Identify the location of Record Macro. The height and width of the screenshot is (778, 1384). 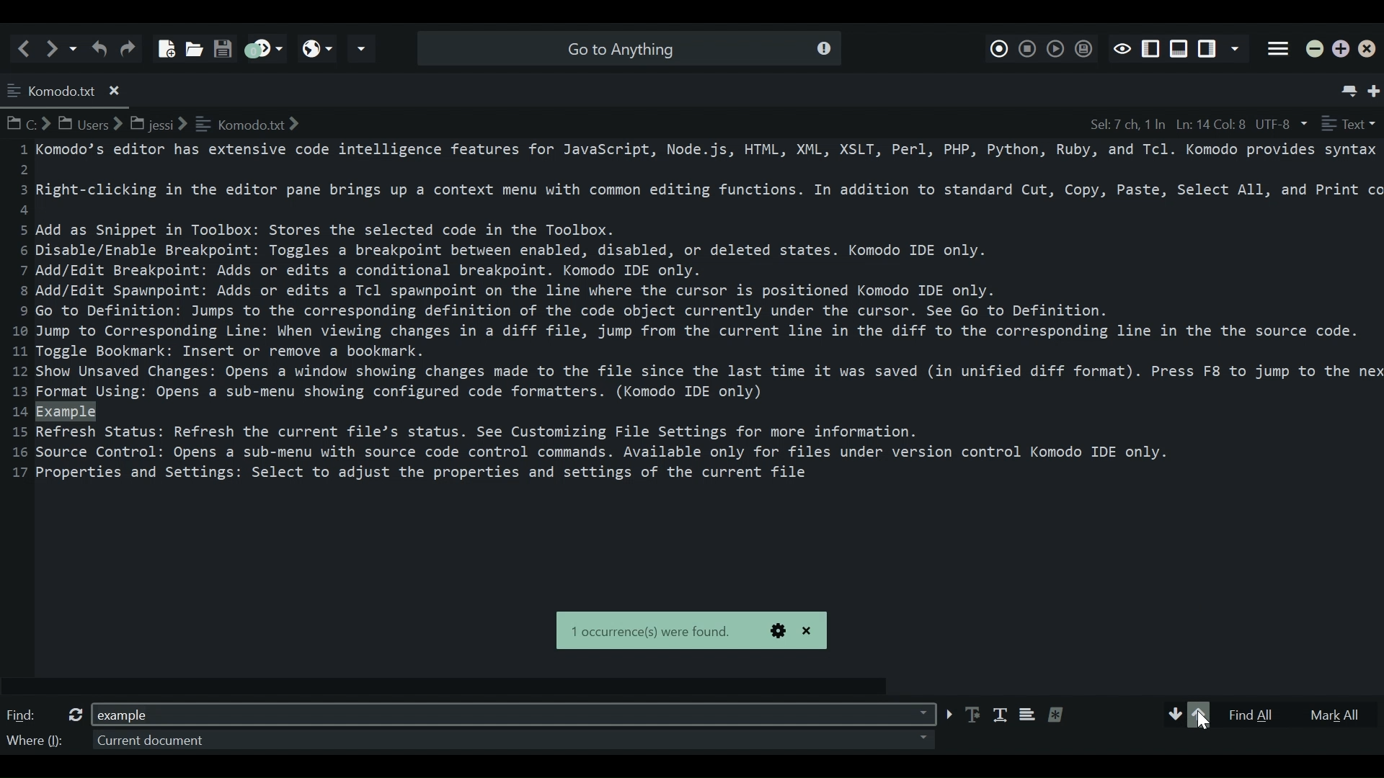
(1000, 46).